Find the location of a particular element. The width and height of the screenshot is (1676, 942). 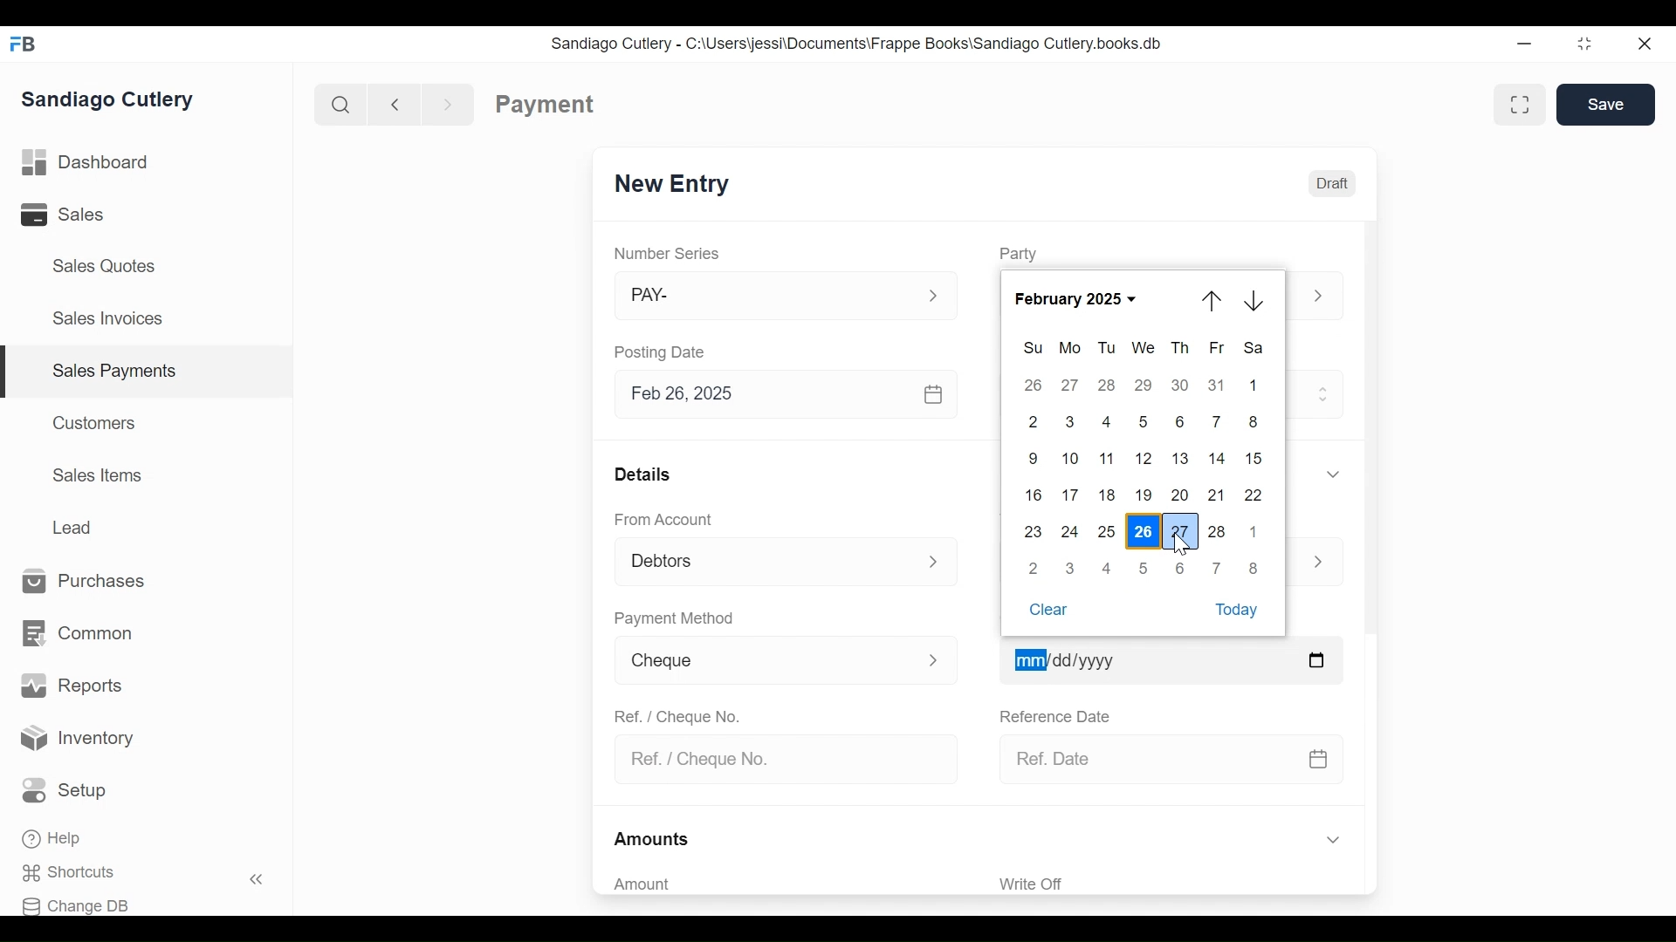

New Entry is located at coordinates (672, 185).